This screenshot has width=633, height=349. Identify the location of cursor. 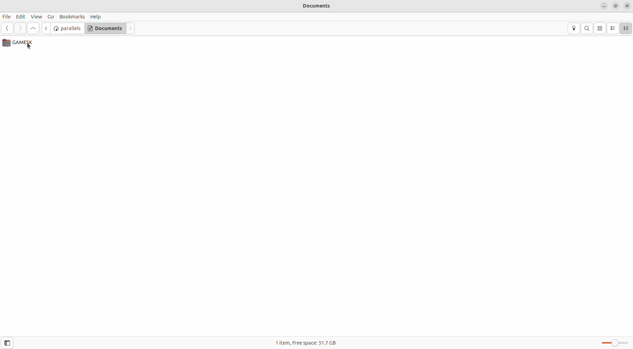
(30, 48).